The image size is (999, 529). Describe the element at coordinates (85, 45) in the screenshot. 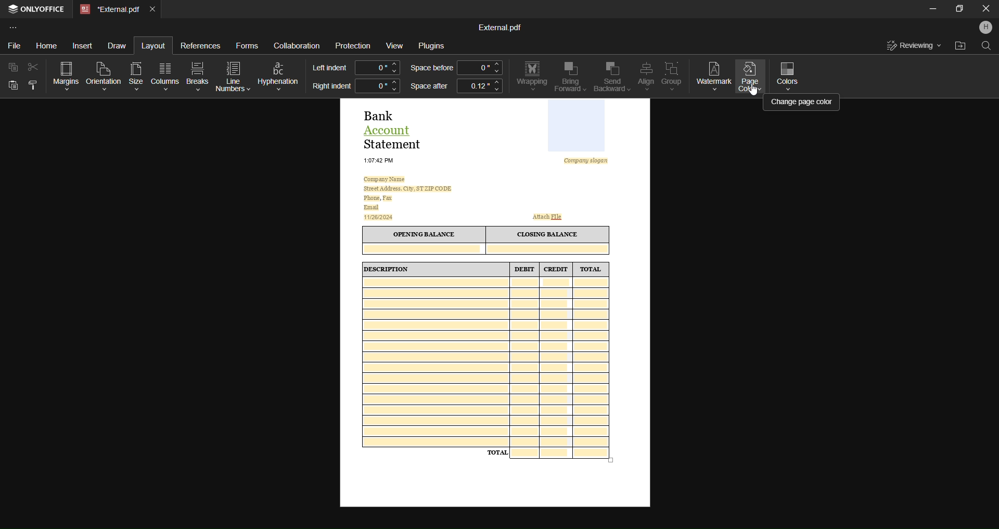

I see `Insert` at that location.